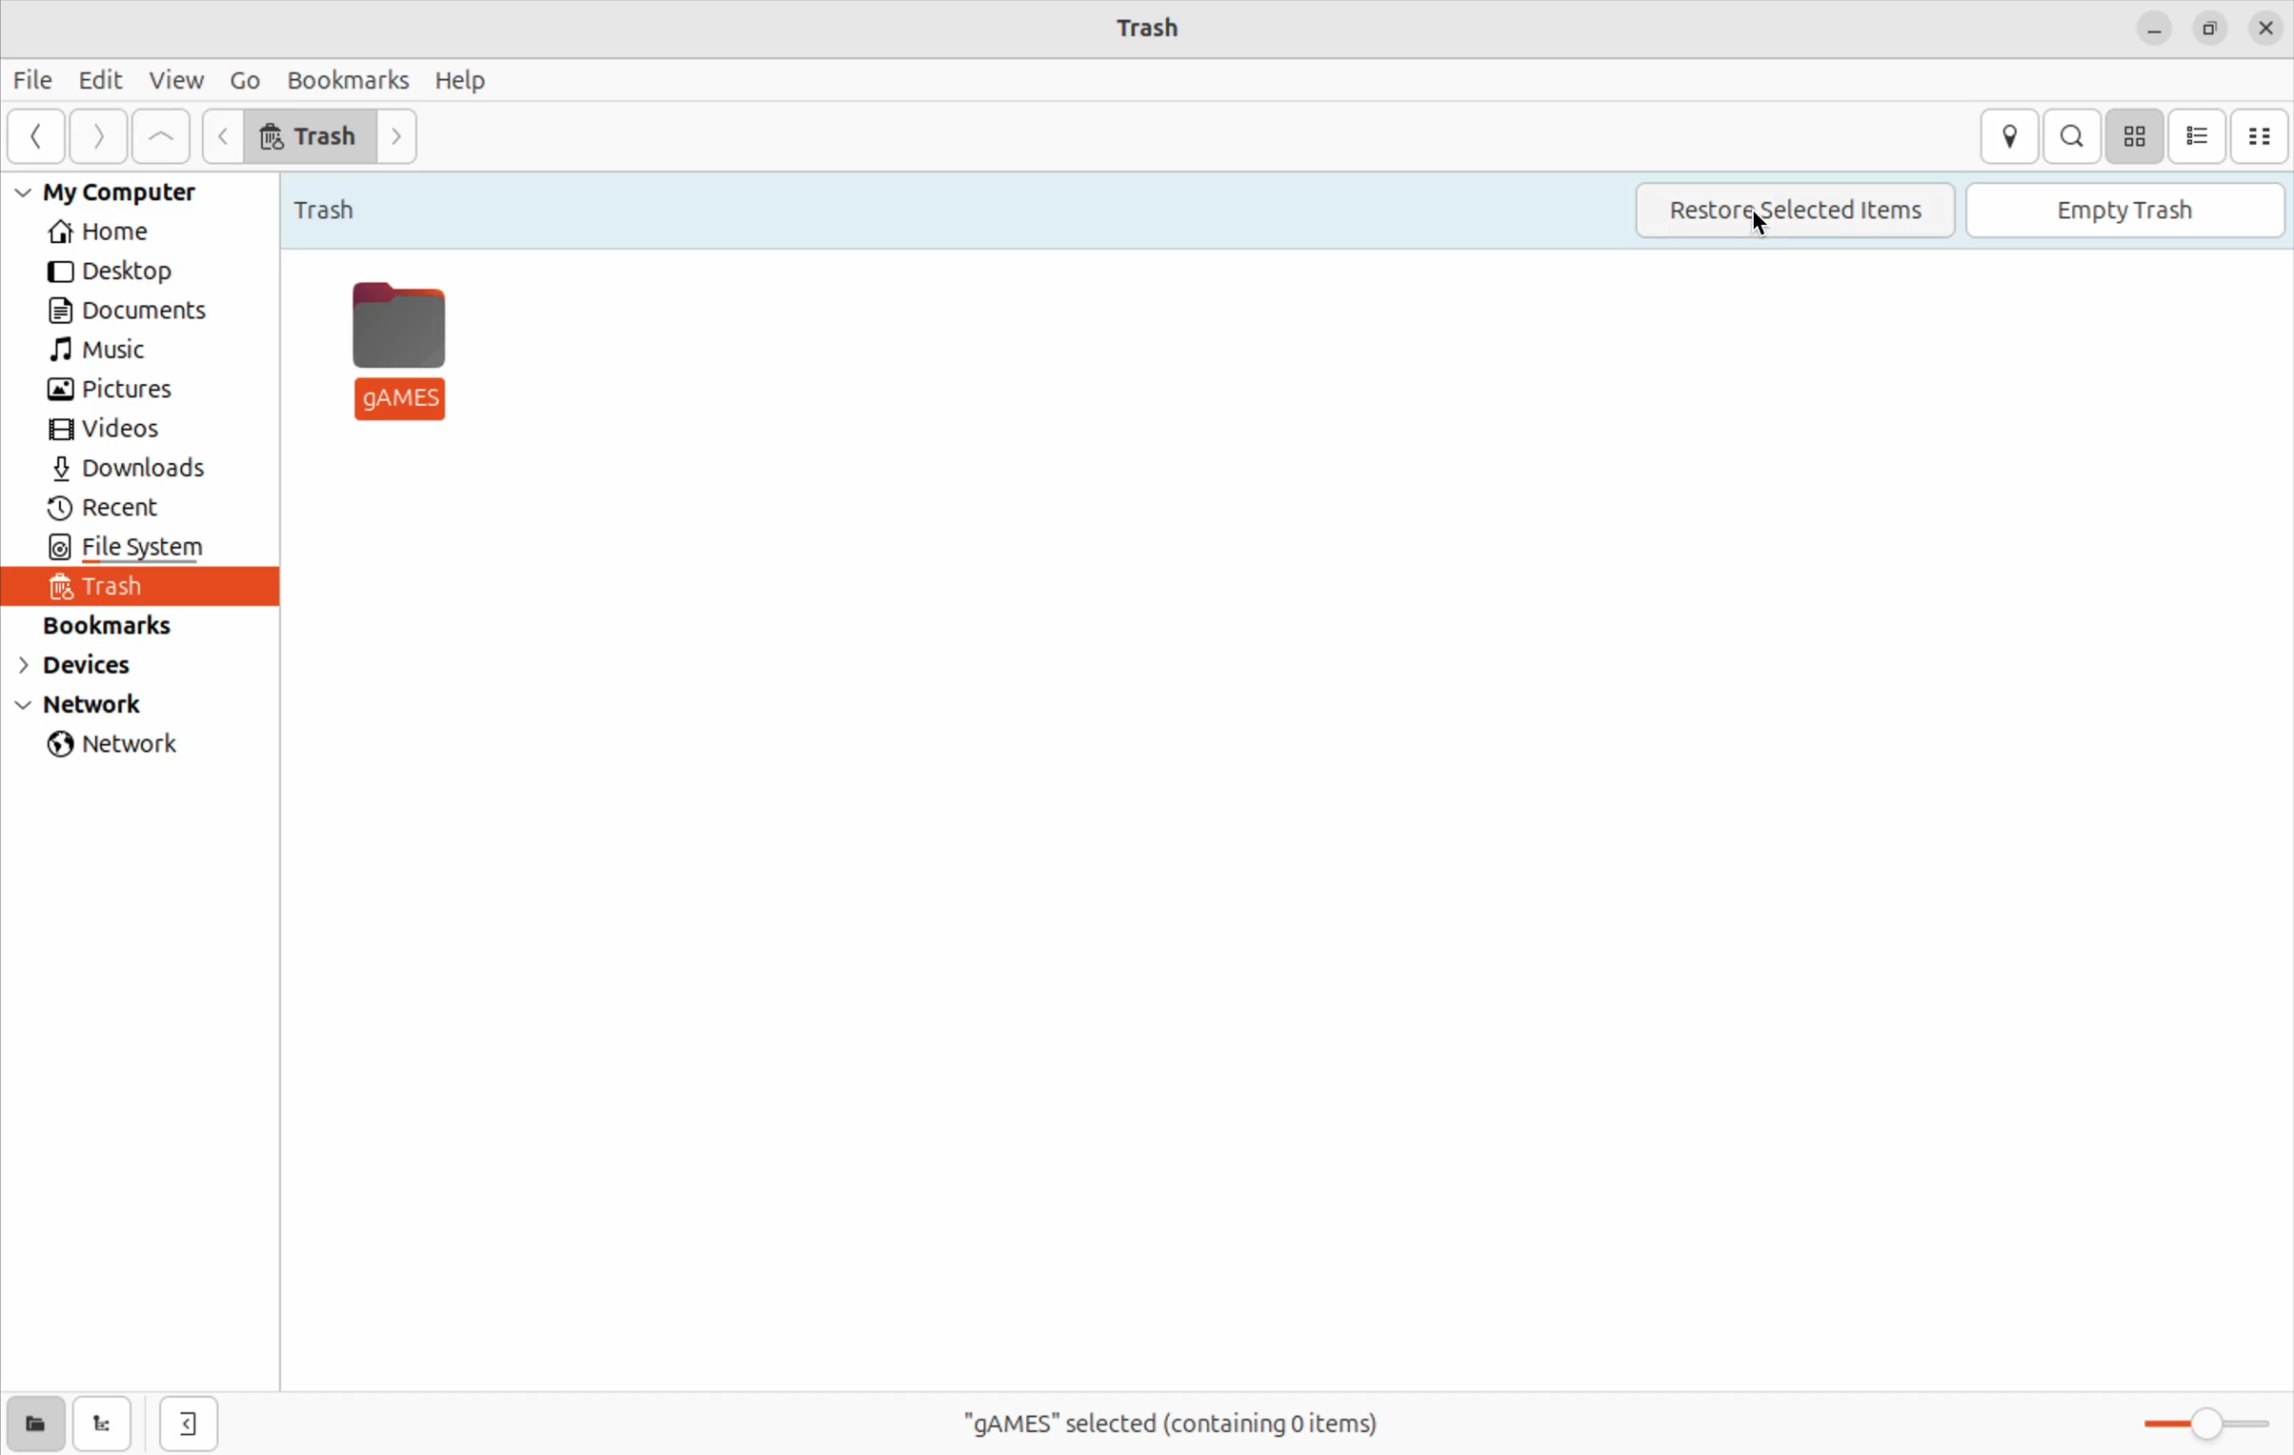  What do you see at coordinates (2195, 1423) in the screenshot?
I see `toggle bar` at bounding box center [2195, 1423].